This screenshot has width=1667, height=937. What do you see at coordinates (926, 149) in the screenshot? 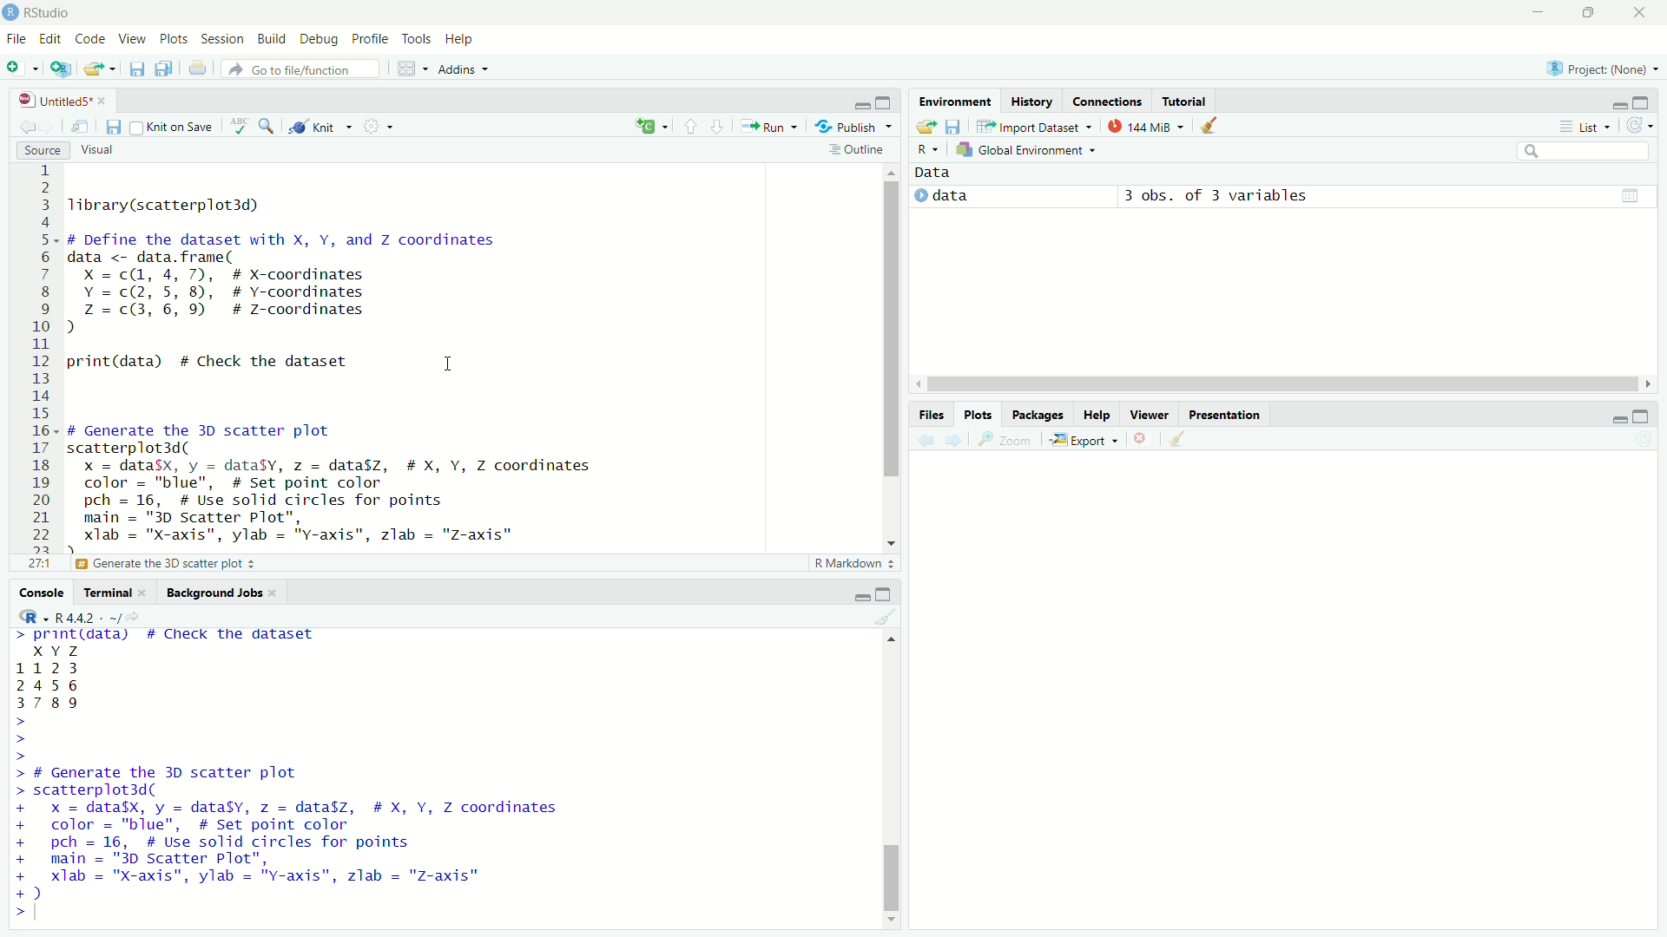
I see `R` at bounding box center [926, 149].